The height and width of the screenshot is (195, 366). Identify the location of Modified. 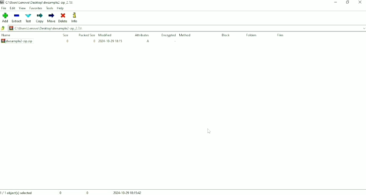
(106, 35).